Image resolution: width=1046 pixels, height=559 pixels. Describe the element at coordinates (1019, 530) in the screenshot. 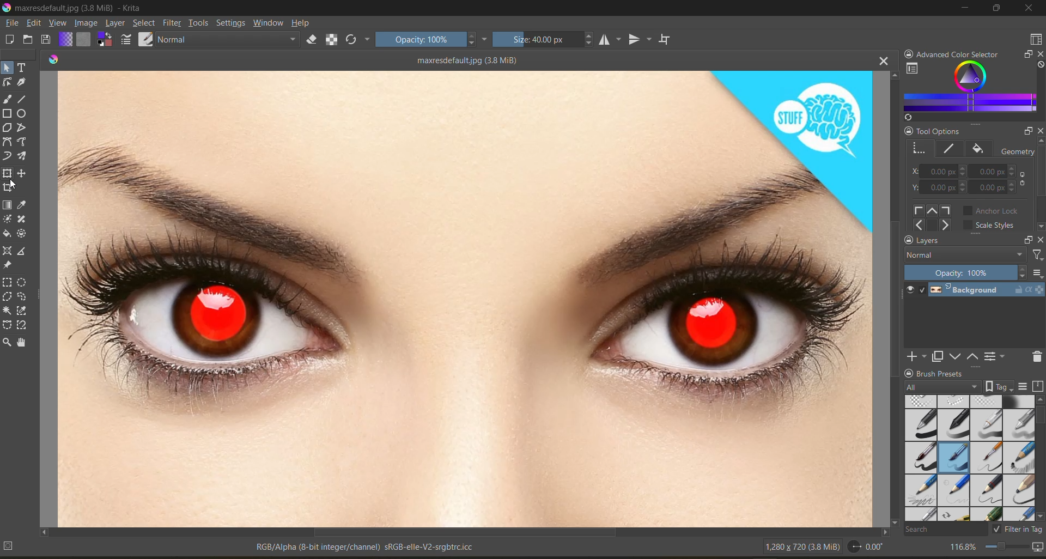

I see `filter in tag` at that location.